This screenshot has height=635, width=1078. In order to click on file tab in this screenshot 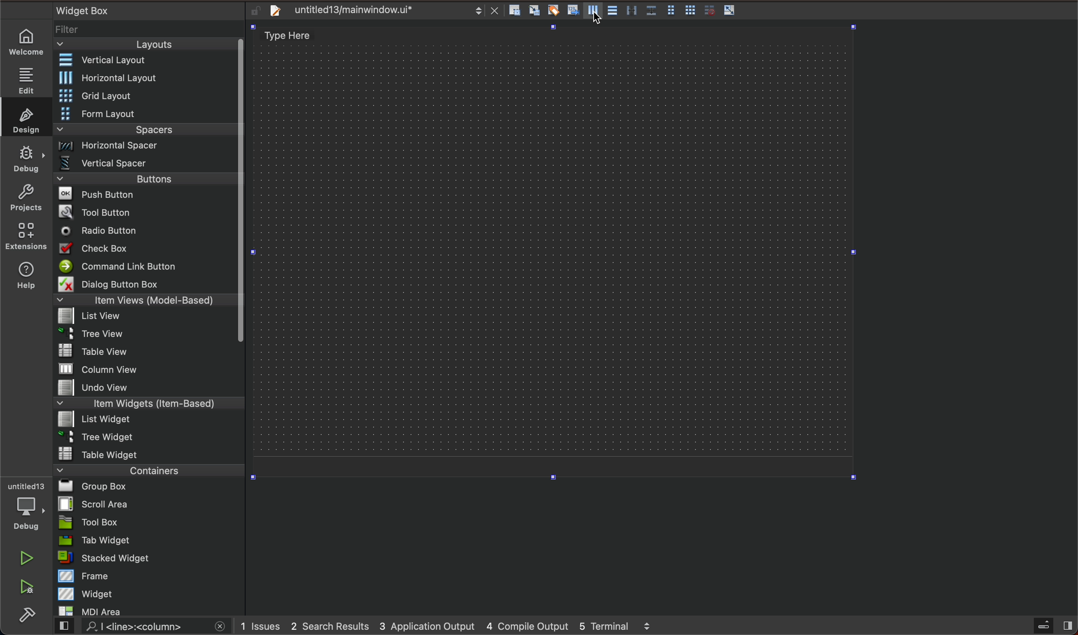, I will do `click(380, 12)`.